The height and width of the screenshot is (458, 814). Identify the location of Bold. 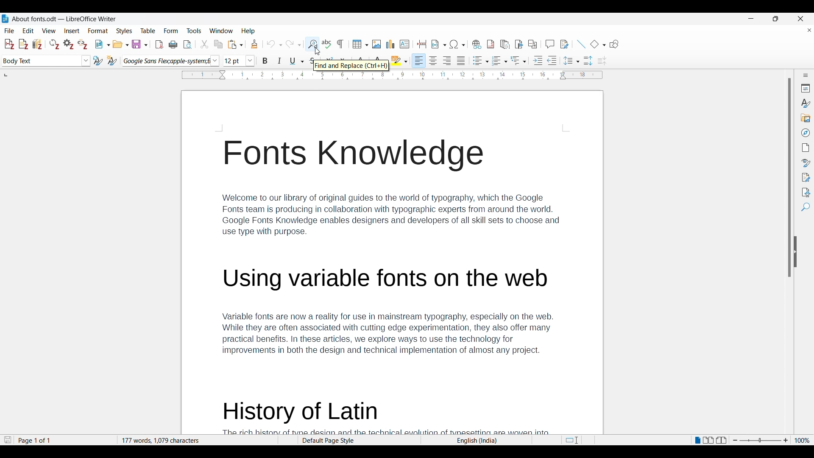
(265, 61).